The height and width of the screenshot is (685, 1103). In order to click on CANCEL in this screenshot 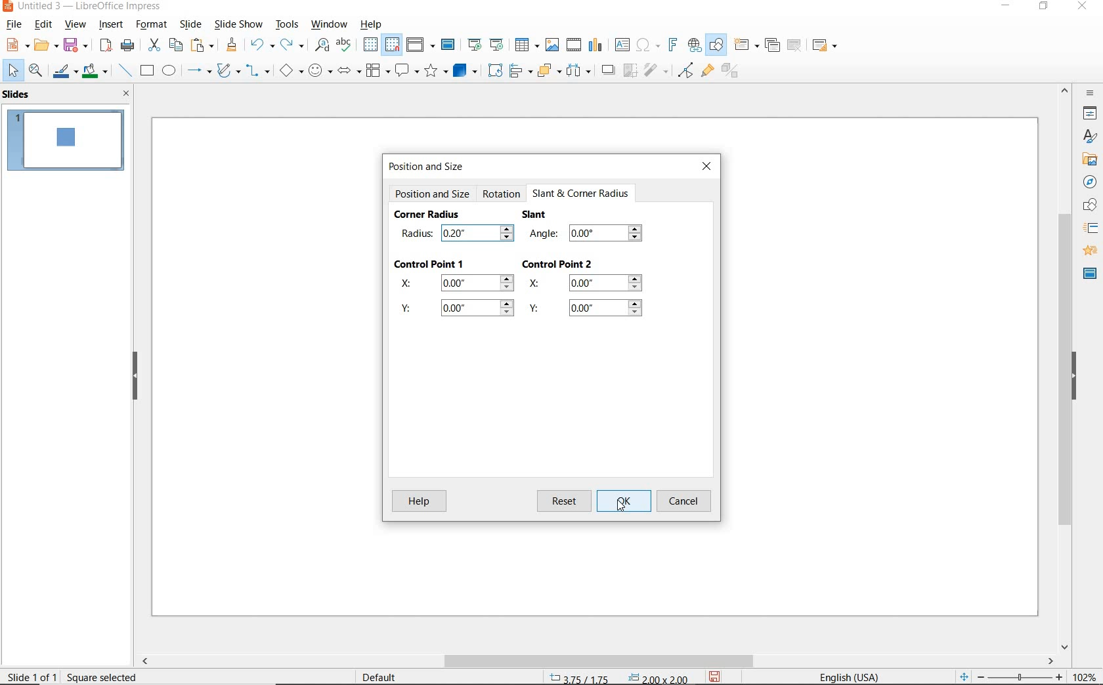, I will do `click(686, 501)`.